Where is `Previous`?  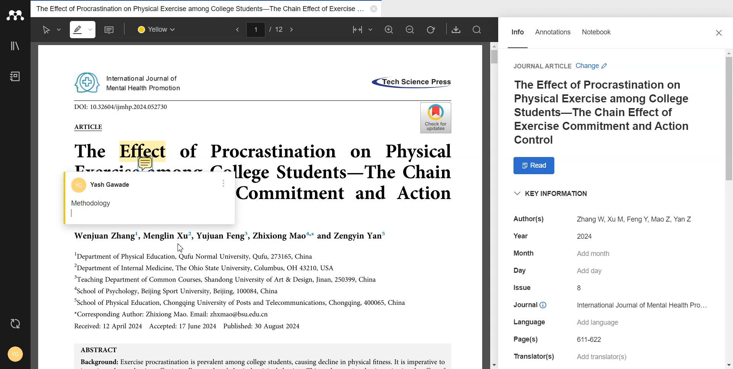 Previous is located at coordinates (236, 29).